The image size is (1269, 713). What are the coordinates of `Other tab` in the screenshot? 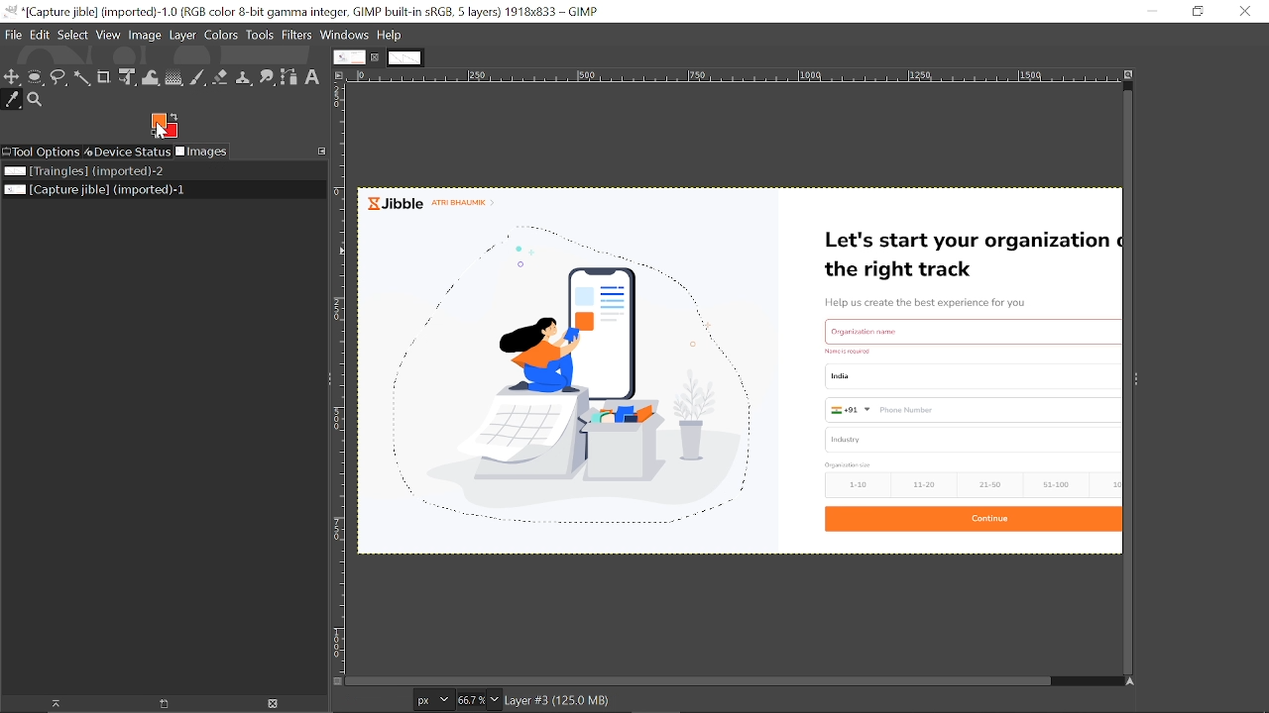 It's located at (405, 56).